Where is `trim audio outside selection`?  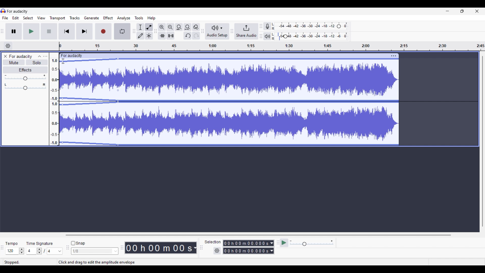 trim audio outside selection is located at coordinates (162, 36).